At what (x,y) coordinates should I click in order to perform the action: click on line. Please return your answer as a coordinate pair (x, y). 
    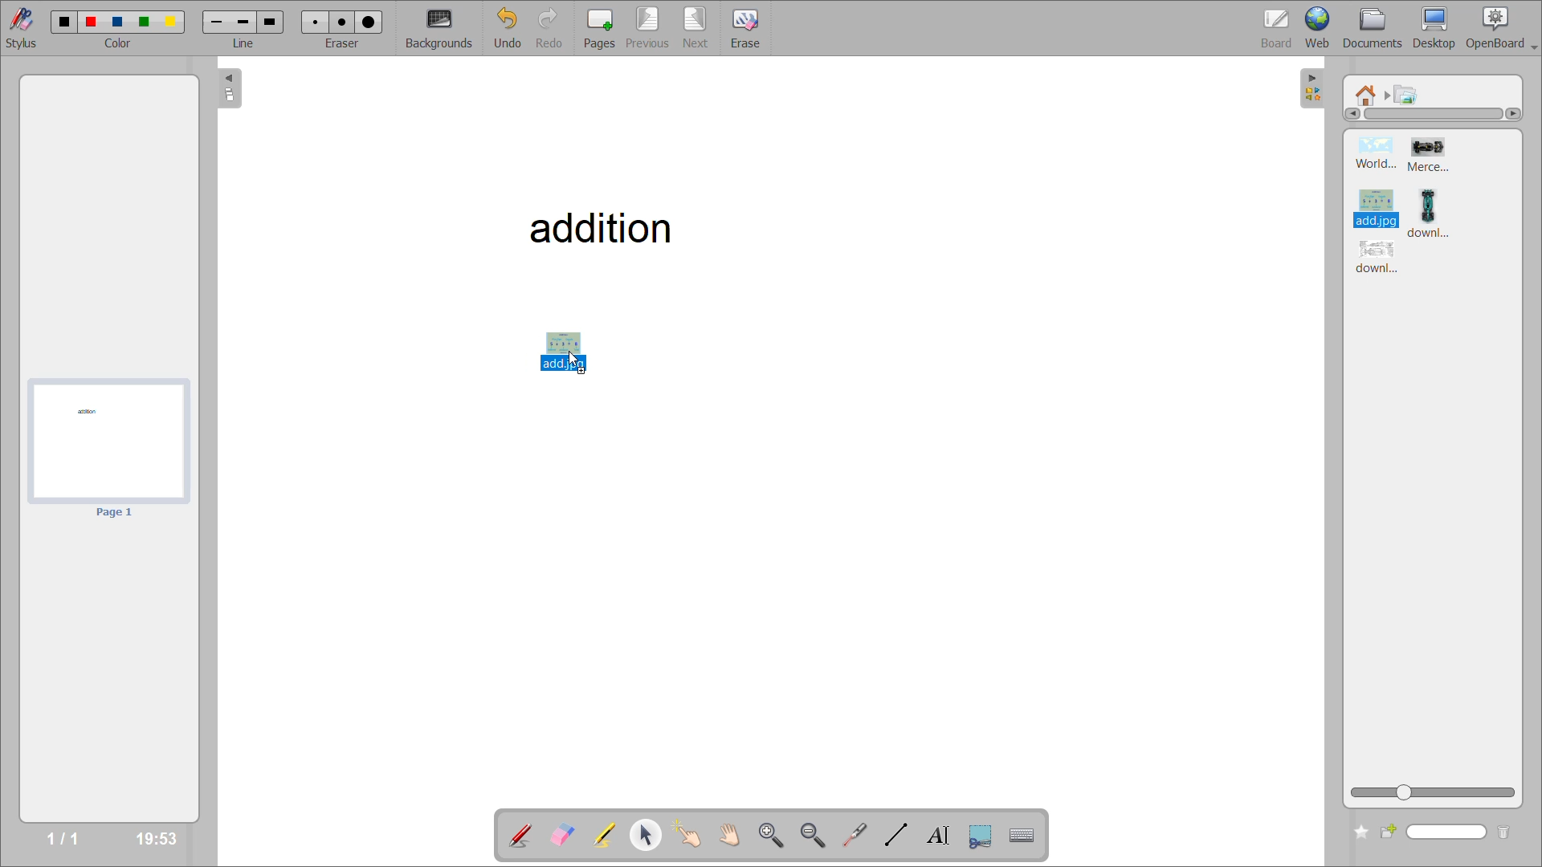
    Looking at the image, I should click on (245, 43).